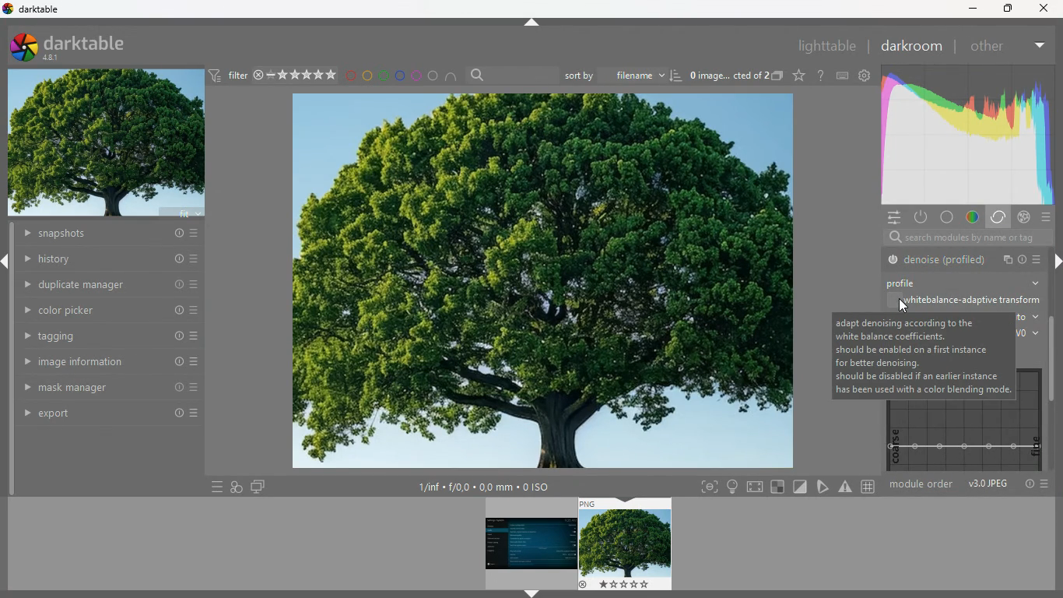 The image size is (1063, 598). What do you see at coordinates (416, 76) in the screenshot?
I see `pink` at bounding box center [416, 76].